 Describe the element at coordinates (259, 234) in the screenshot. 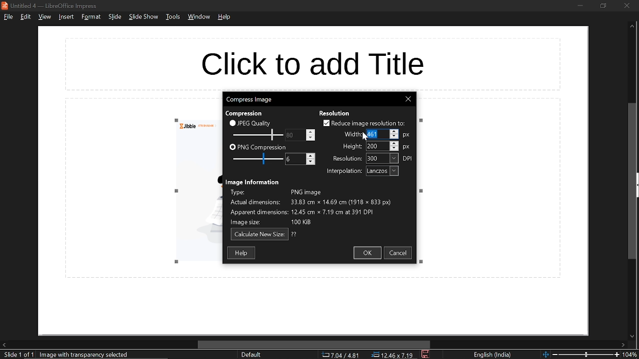

I see `calculate new size` at that location.